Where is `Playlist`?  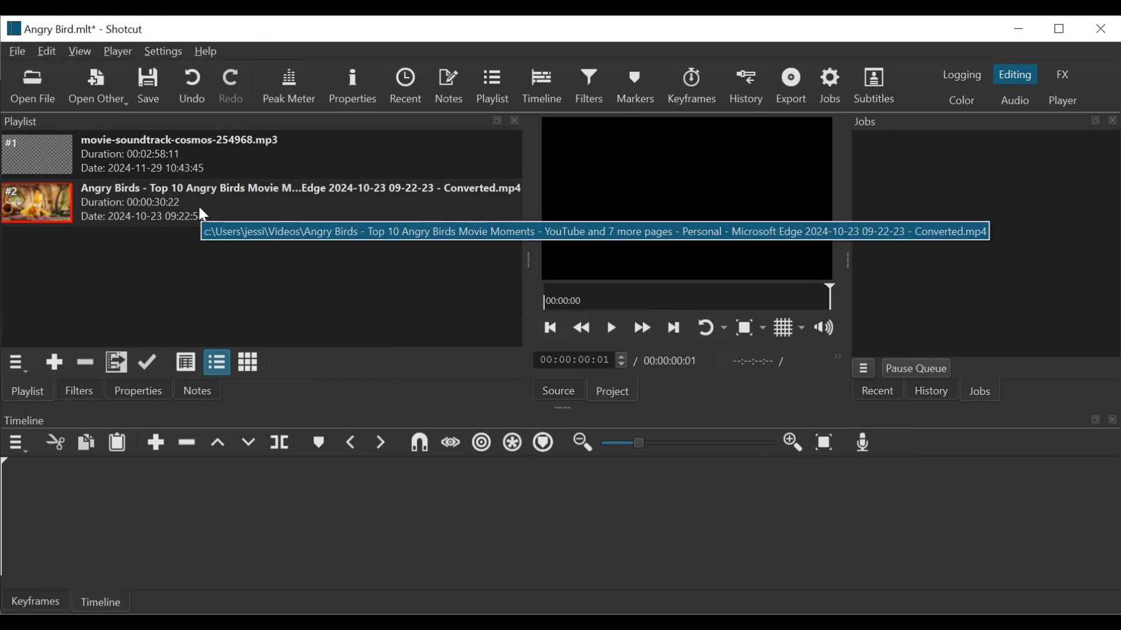 Playlist is located at coordinates (32, 390).